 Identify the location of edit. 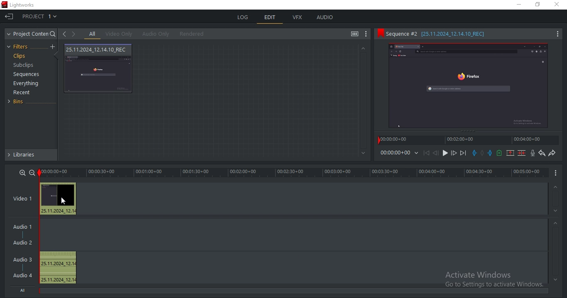
(270, 18).